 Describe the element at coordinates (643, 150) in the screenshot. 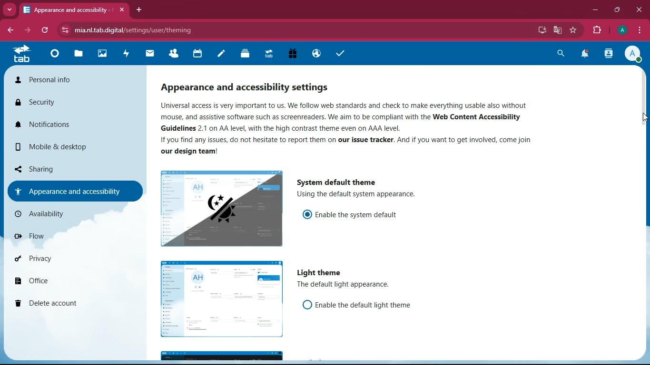

I see `scroll bar` at that location.